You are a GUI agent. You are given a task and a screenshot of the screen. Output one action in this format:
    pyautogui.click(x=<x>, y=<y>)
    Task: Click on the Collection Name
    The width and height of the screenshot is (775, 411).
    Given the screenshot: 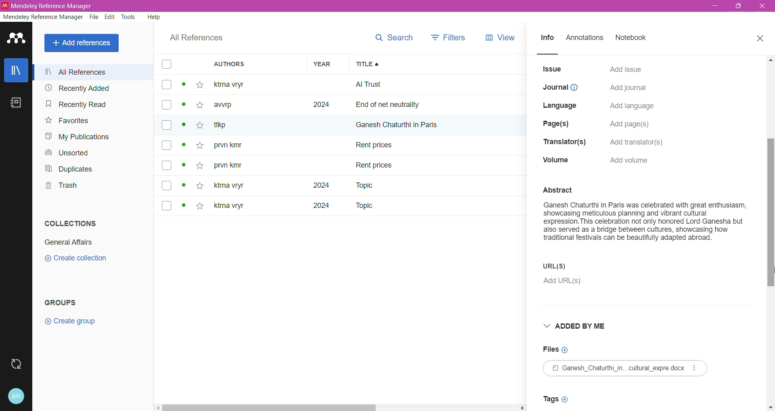 What is the action you would take?
    pyautogui.click(x=70, y=241)
    